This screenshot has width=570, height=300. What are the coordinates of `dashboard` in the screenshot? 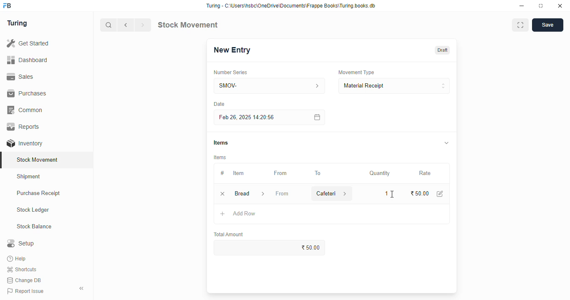 It's located at (27, 60).